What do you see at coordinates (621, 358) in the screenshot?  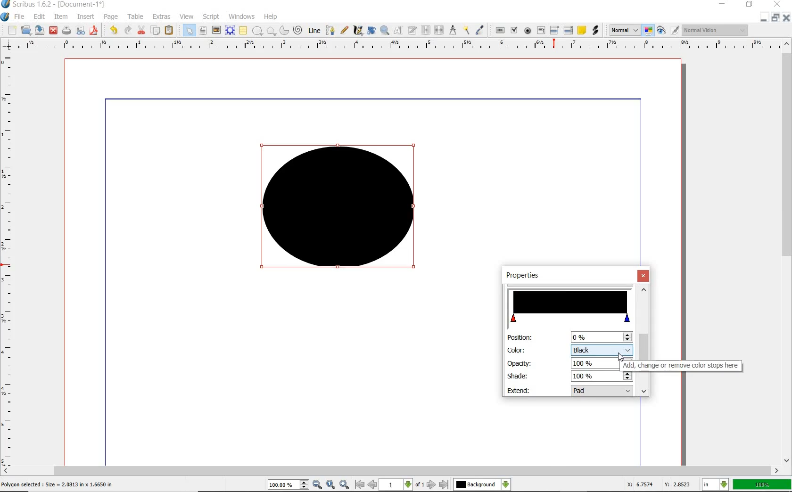 I see `cursor` at bounding box center [621, 358].